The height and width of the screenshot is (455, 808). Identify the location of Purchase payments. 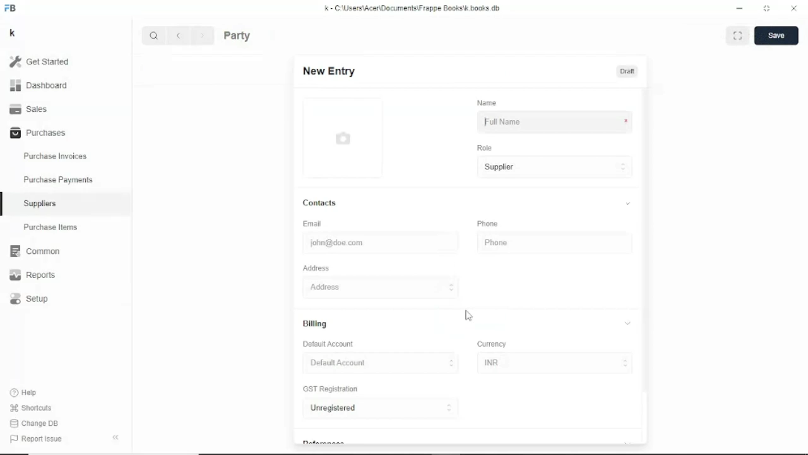
(58, 179).